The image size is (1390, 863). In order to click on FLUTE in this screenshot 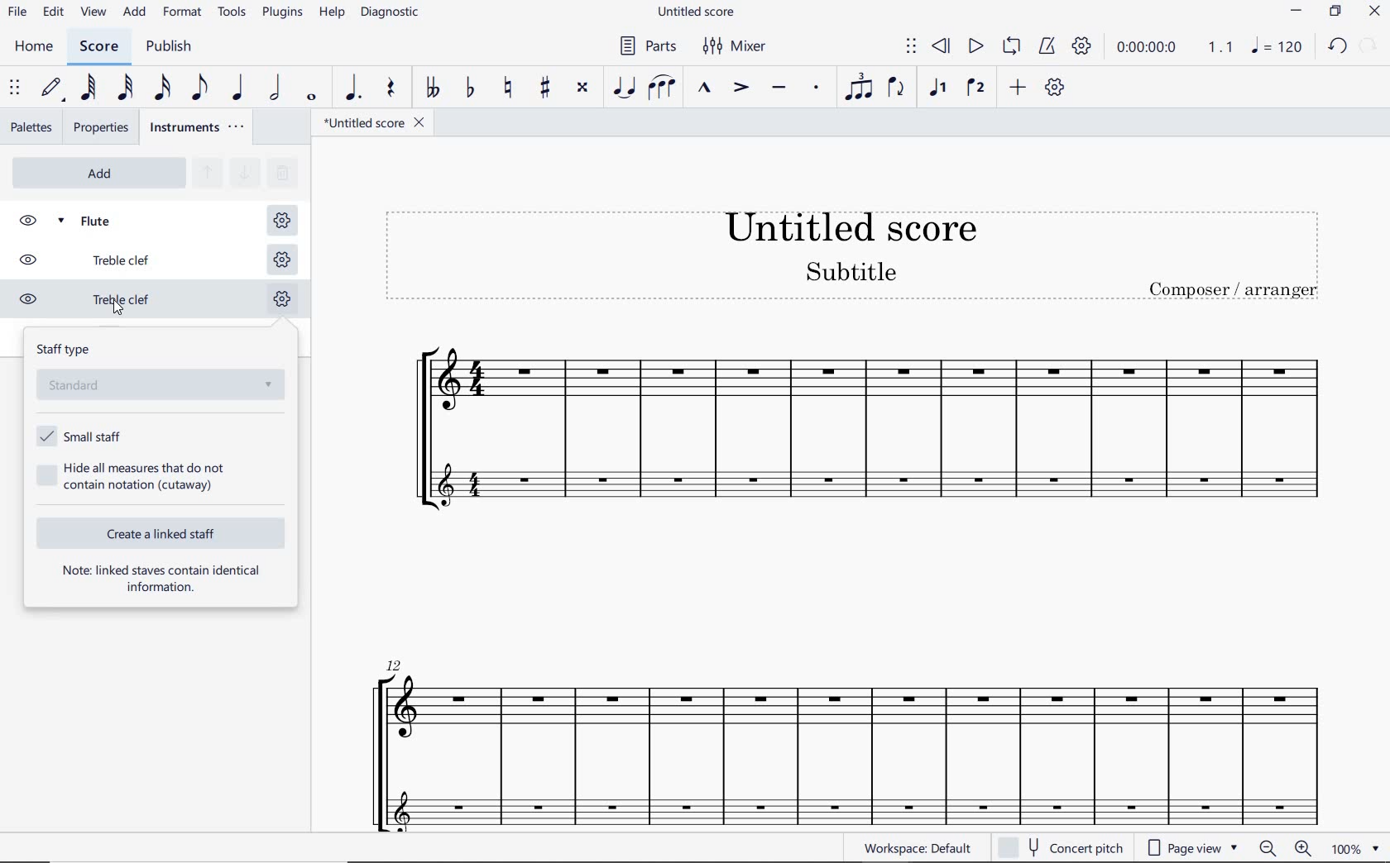, I will do `click(103, 219)`.